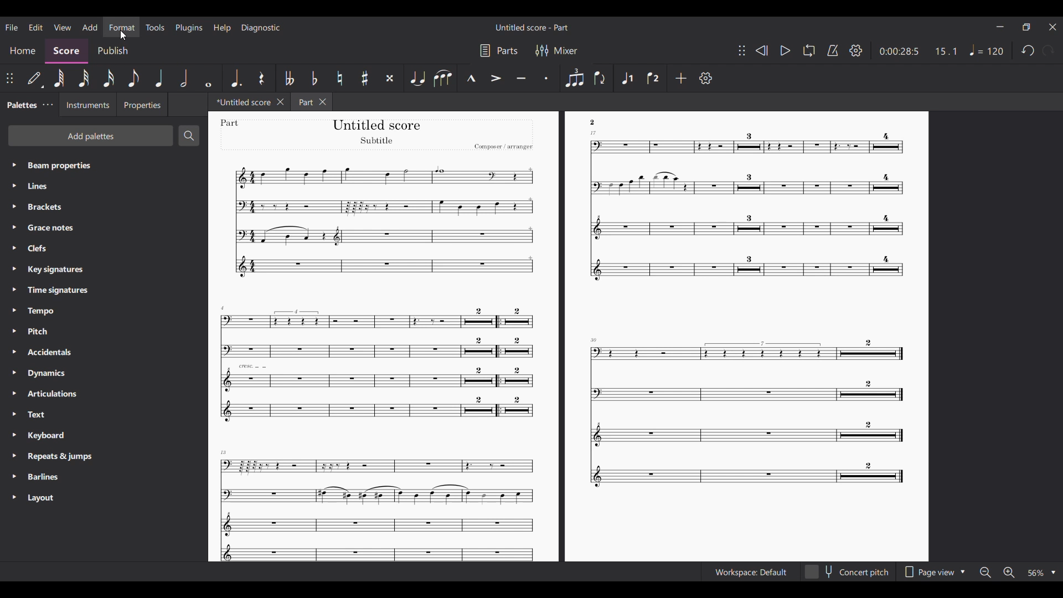 The image size is (1063, 598). Describe the element at coordinates (48, 436) in the screenshot. I see `Keyboard` at that location.